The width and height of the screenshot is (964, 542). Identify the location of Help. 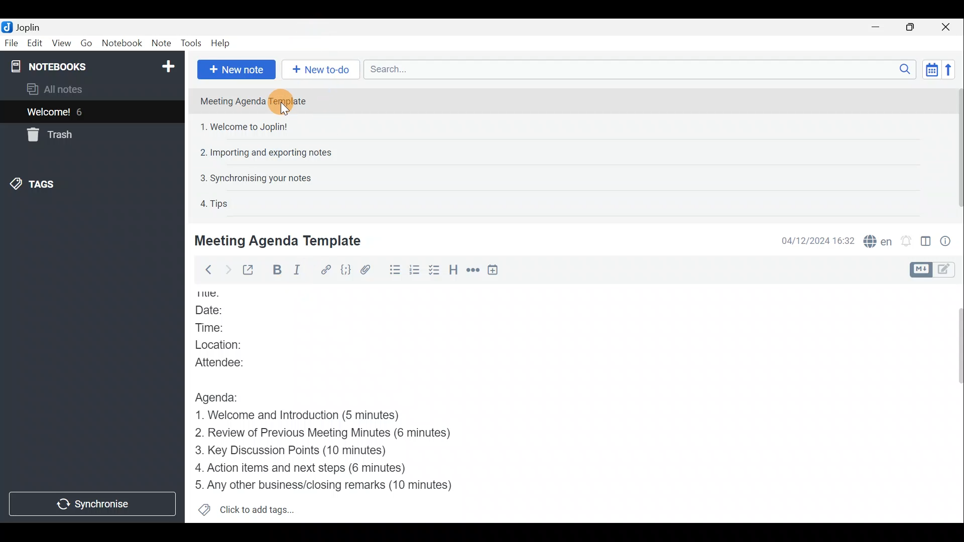
(222, 43).